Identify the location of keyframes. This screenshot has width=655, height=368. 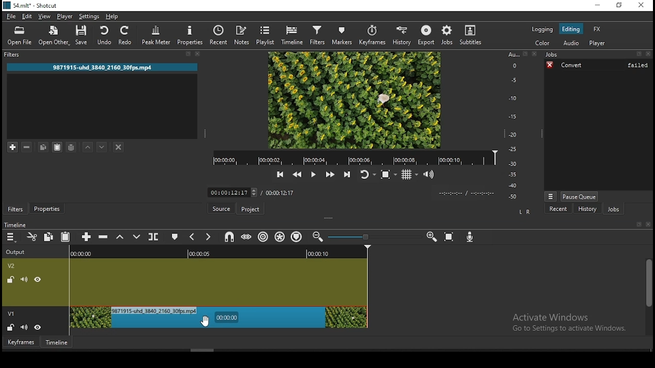
(374, 35).